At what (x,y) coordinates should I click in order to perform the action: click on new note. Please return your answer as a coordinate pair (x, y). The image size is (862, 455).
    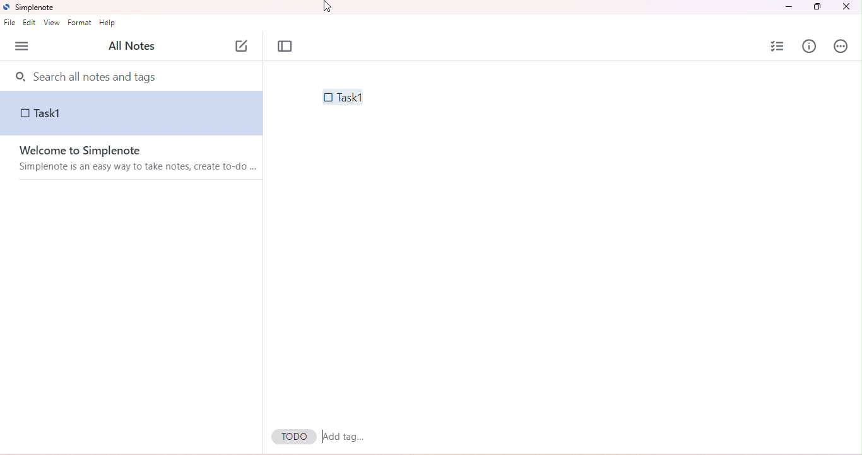
    Looking at the image, I should click on (242, 44).